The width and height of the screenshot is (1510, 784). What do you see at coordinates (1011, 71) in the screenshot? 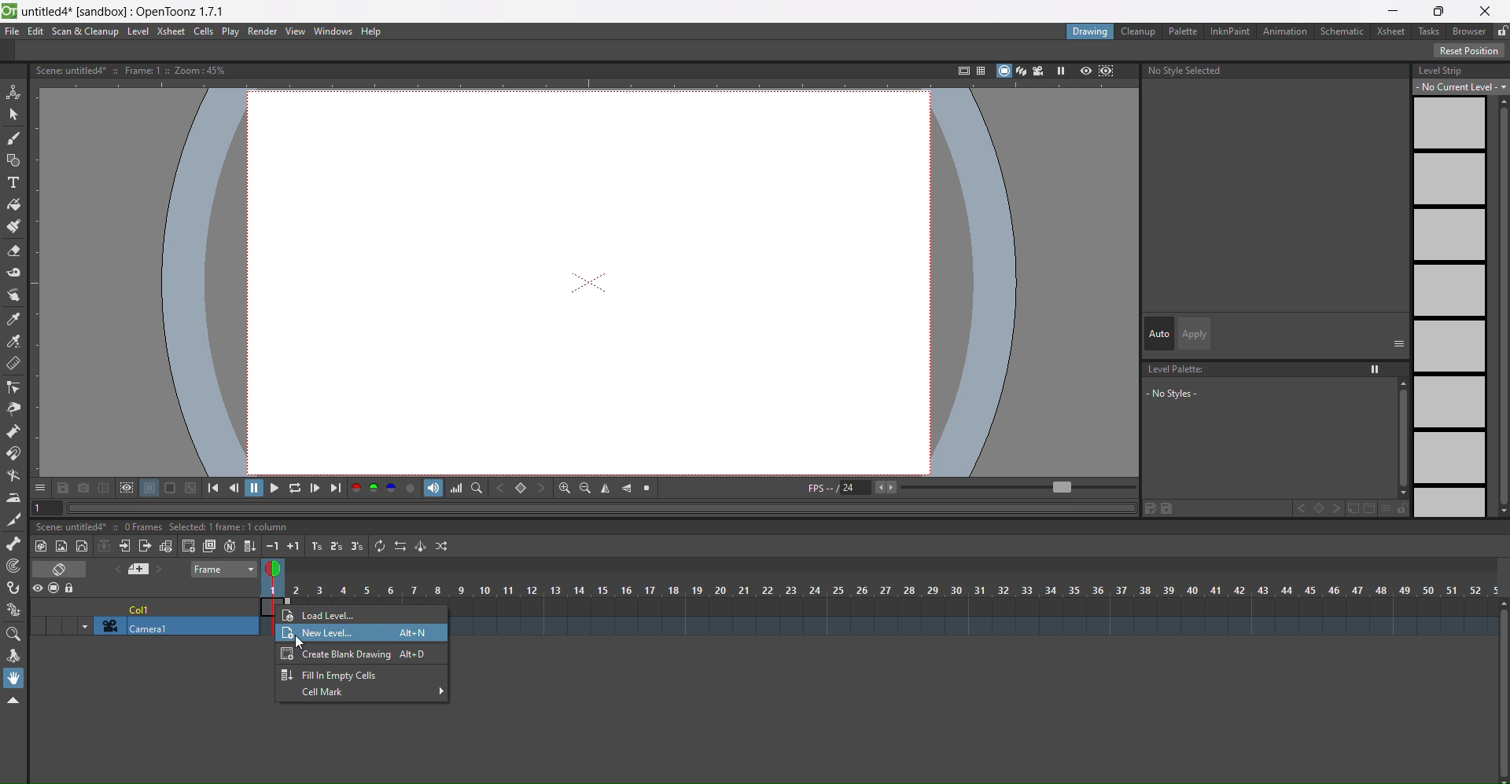
I see `stand view` at bounding box center [1011, 71].